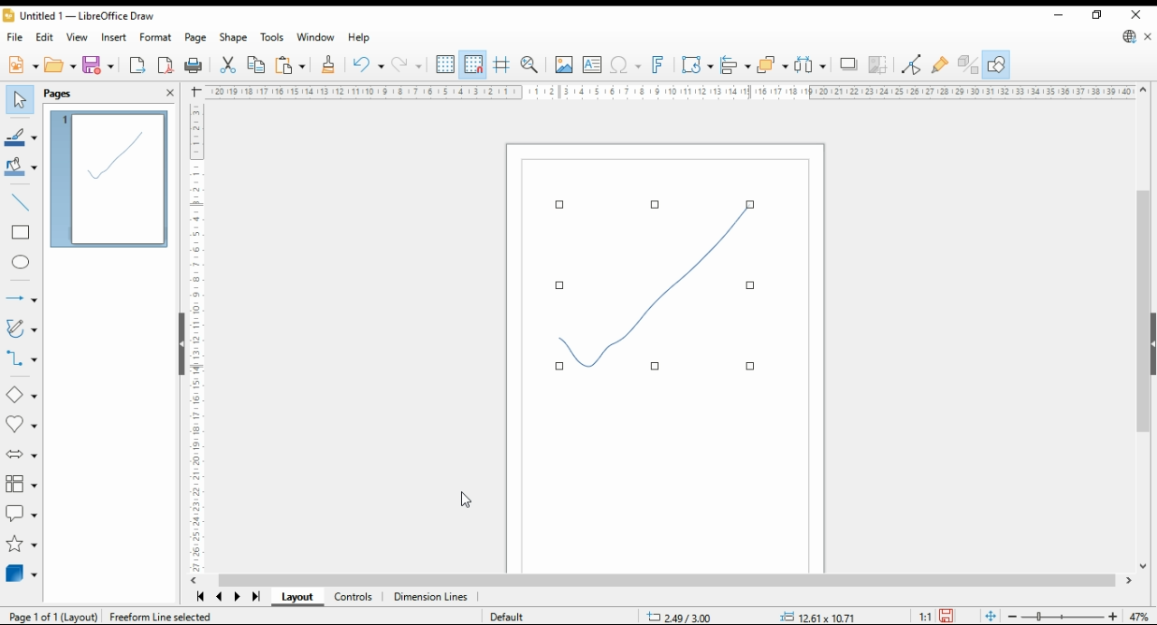 Image resolution: width=1157 pixels, height=625 pixels. I want to click on previous page, so click(219, 597).